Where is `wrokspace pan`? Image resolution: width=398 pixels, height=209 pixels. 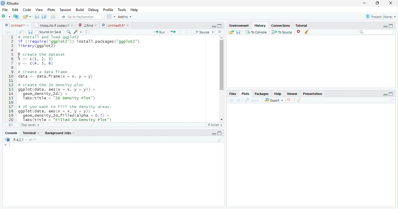 wrokspace pan is located at coordinates (110, 17).